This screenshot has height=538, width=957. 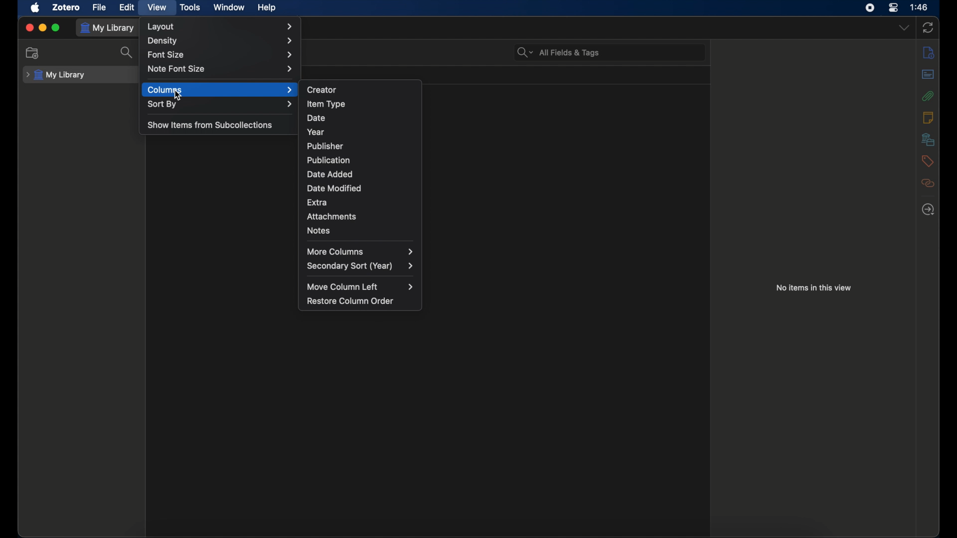 What do you see at coordinates (325, 146) in the screenshot?
I see `publisher` at bounding box center [325, 146].